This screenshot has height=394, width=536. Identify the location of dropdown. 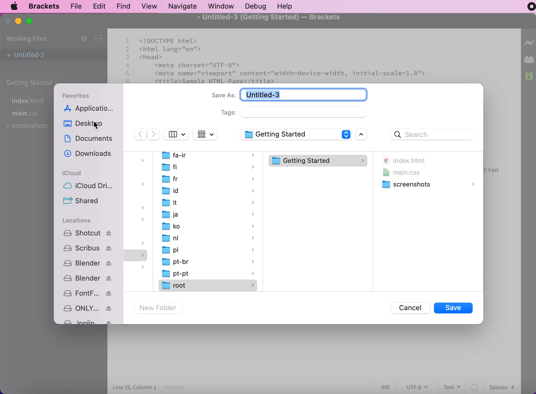
(143, 220).